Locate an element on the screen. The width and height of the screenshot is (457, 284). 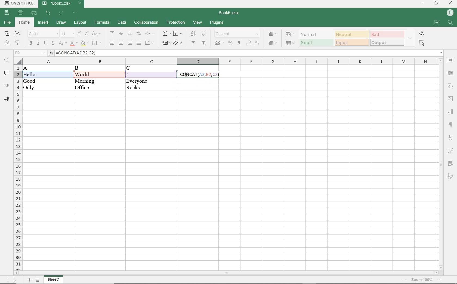
REDO is located at coordinates (61, 13).